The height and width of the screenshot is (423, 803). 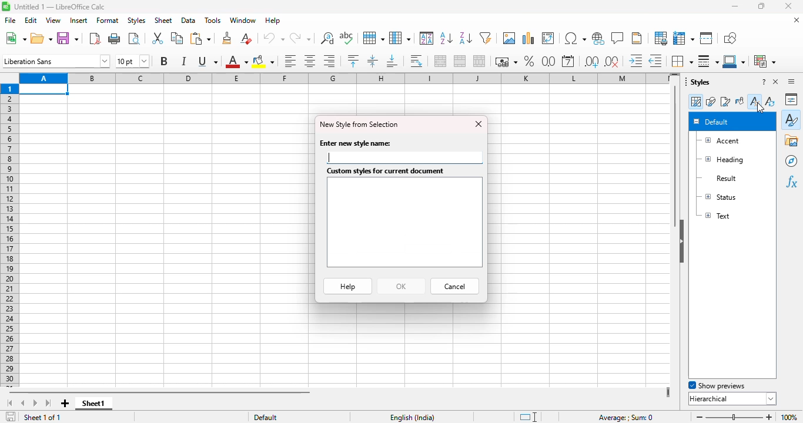 What do you see at coordinates (684, 38) in the screenshot?
I see `freeze rows and columns` at bounding box center [684, 38].